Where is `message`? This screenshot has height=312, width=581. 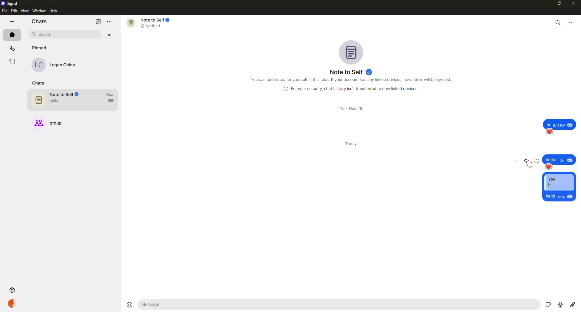
message is located at coordinates (560, 124).